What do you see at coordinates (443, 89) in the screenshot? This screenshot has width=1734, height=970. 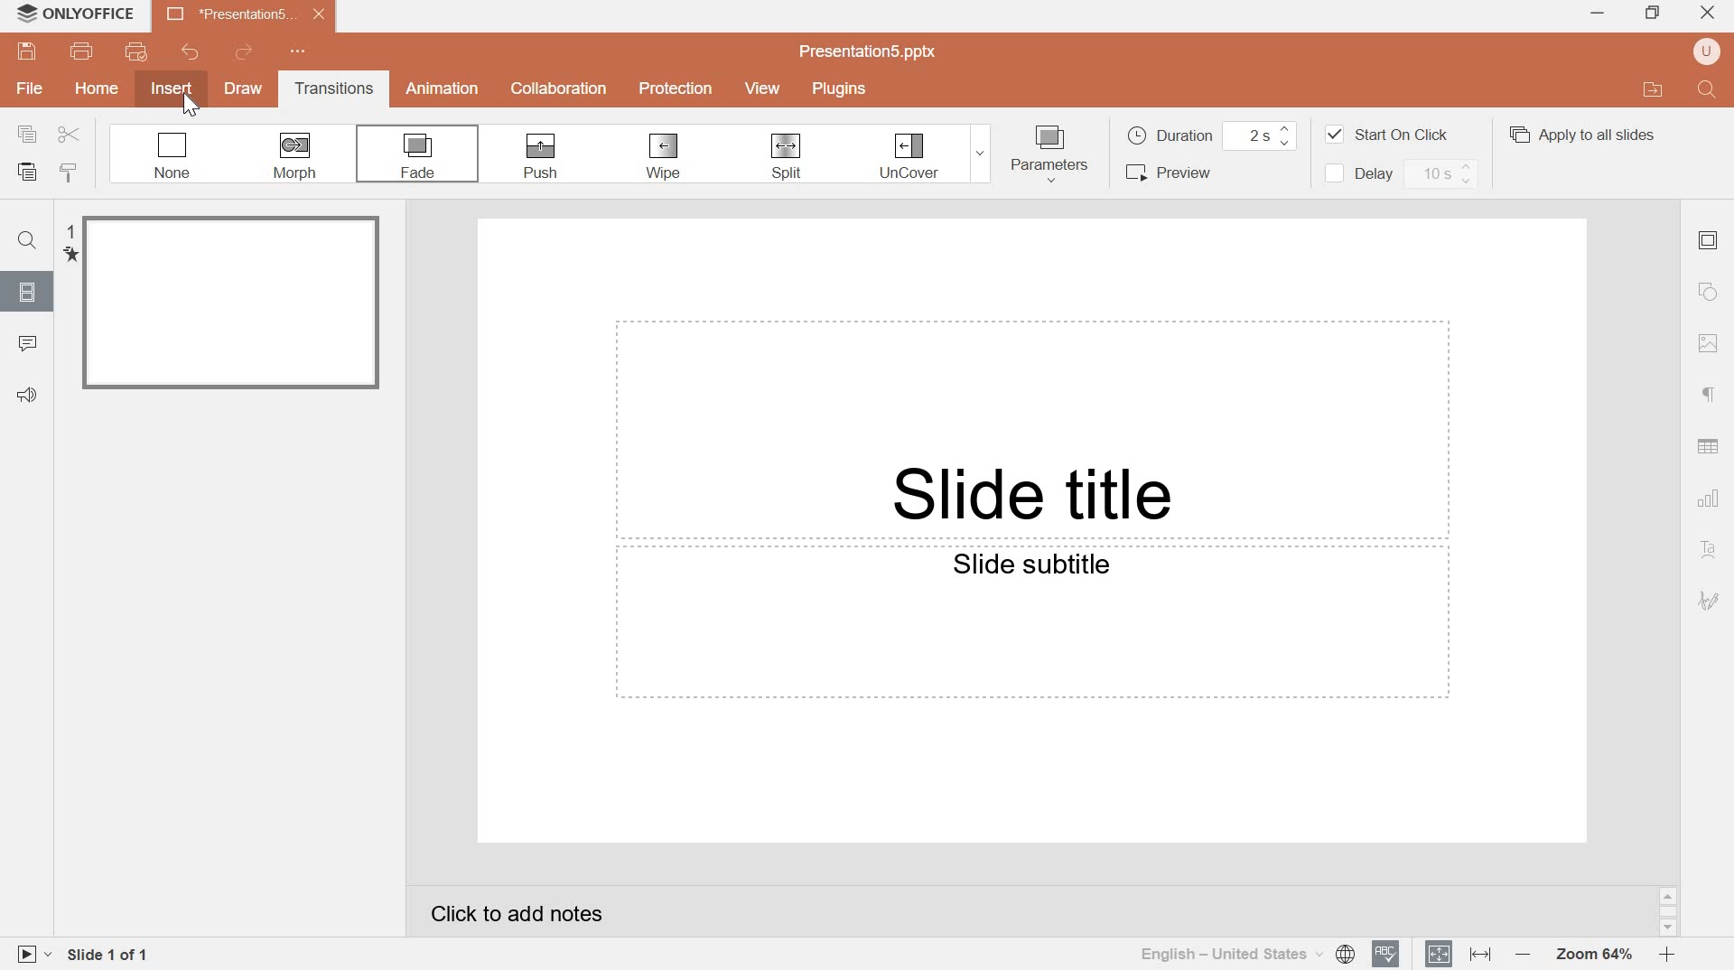 I see `Animation` at bounding box center [443, 89].